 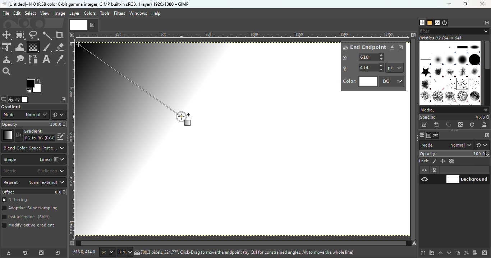 I want to click on Zoom tool, so click(x=7, y=71).